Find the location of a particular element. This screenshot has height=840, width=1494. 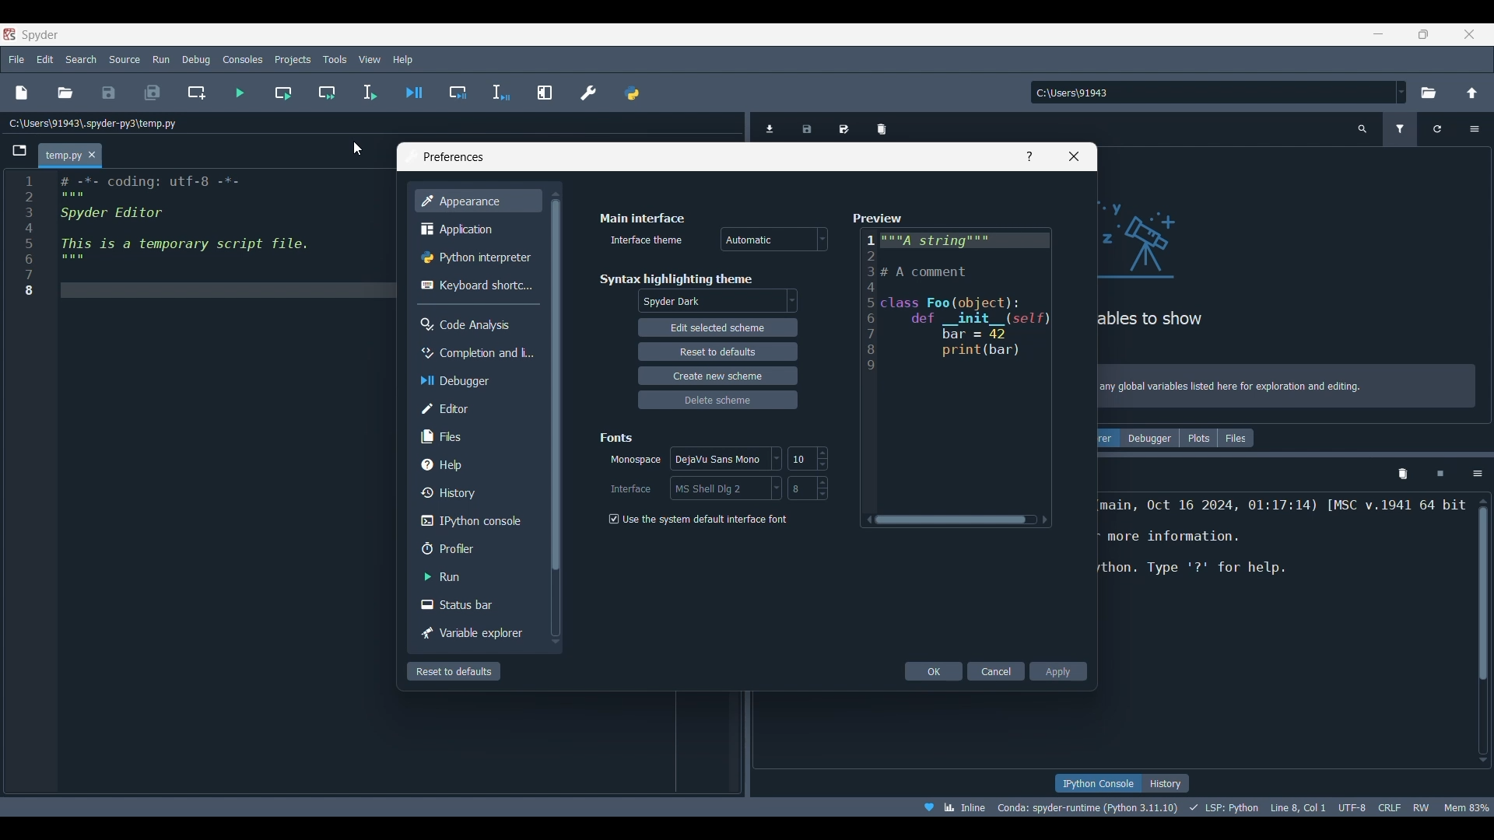

Conda: spyder-runtime (python 3:11.10) is located at coordinates (1085, 806).